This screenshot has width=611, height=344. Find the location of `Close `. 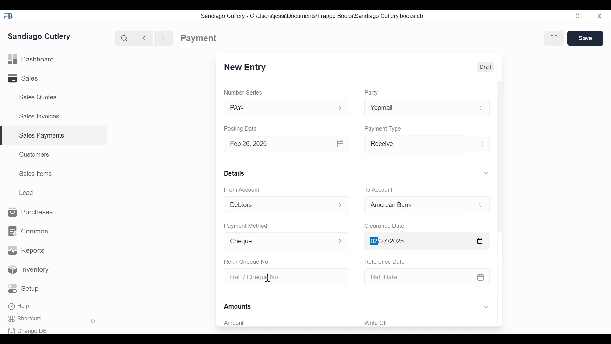

Close  is located at coordinates (600, 16).